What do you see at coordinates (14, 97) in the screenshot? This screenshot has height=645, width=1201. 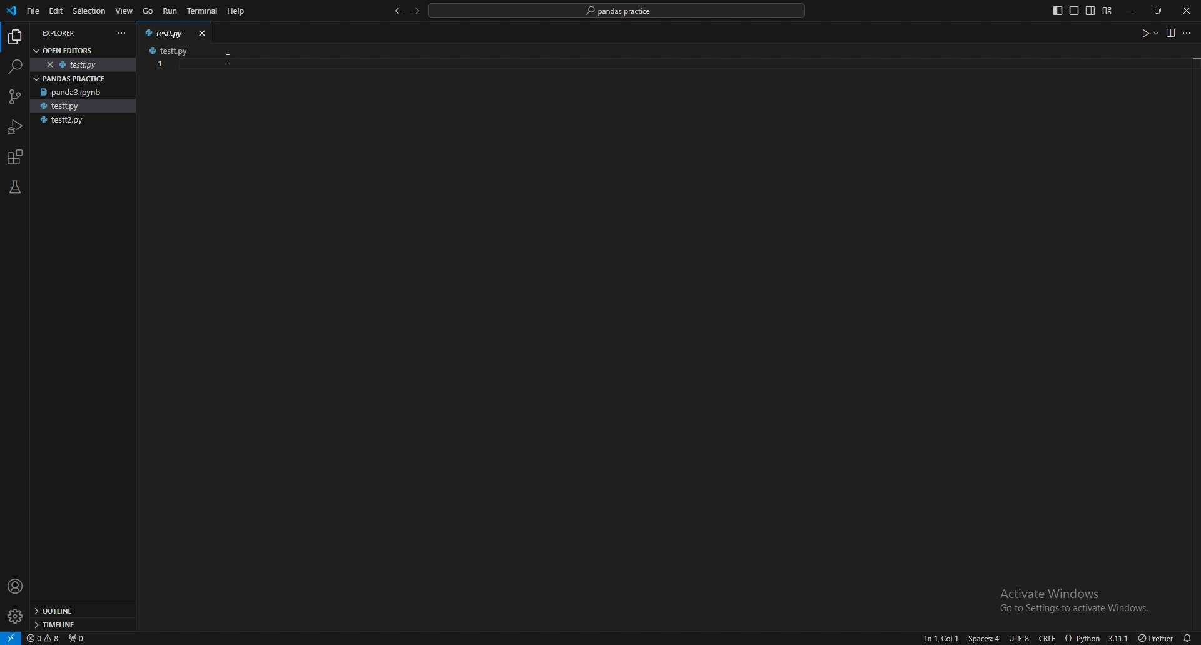 I see `source control` at bounding box center [14, 97].